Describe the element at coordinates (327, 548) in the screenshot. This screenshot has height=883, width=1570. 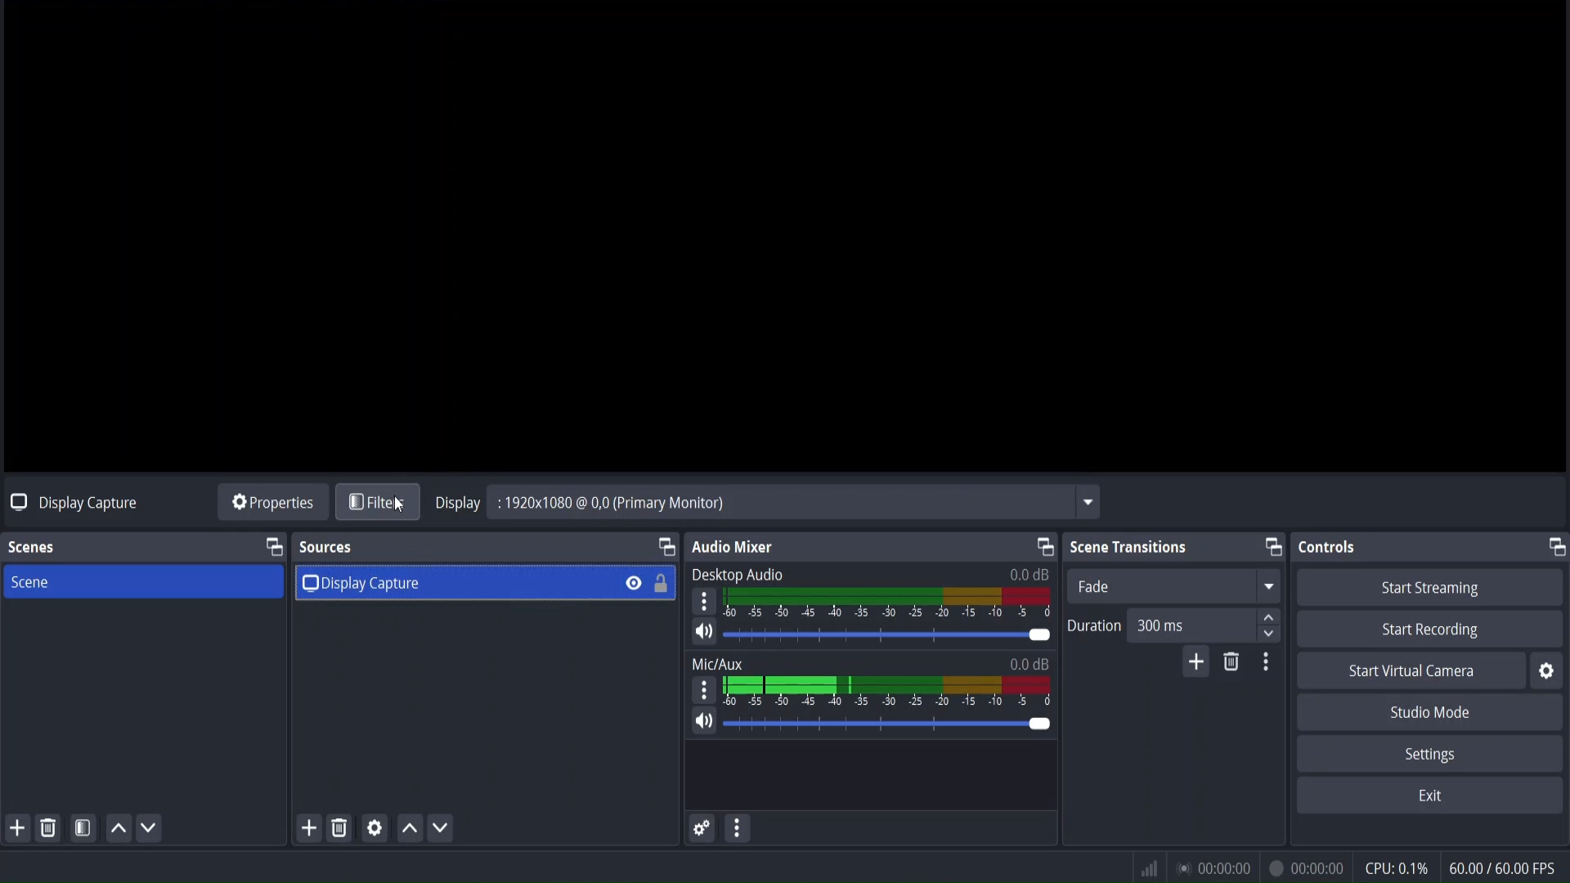
I see `sources` at that location.